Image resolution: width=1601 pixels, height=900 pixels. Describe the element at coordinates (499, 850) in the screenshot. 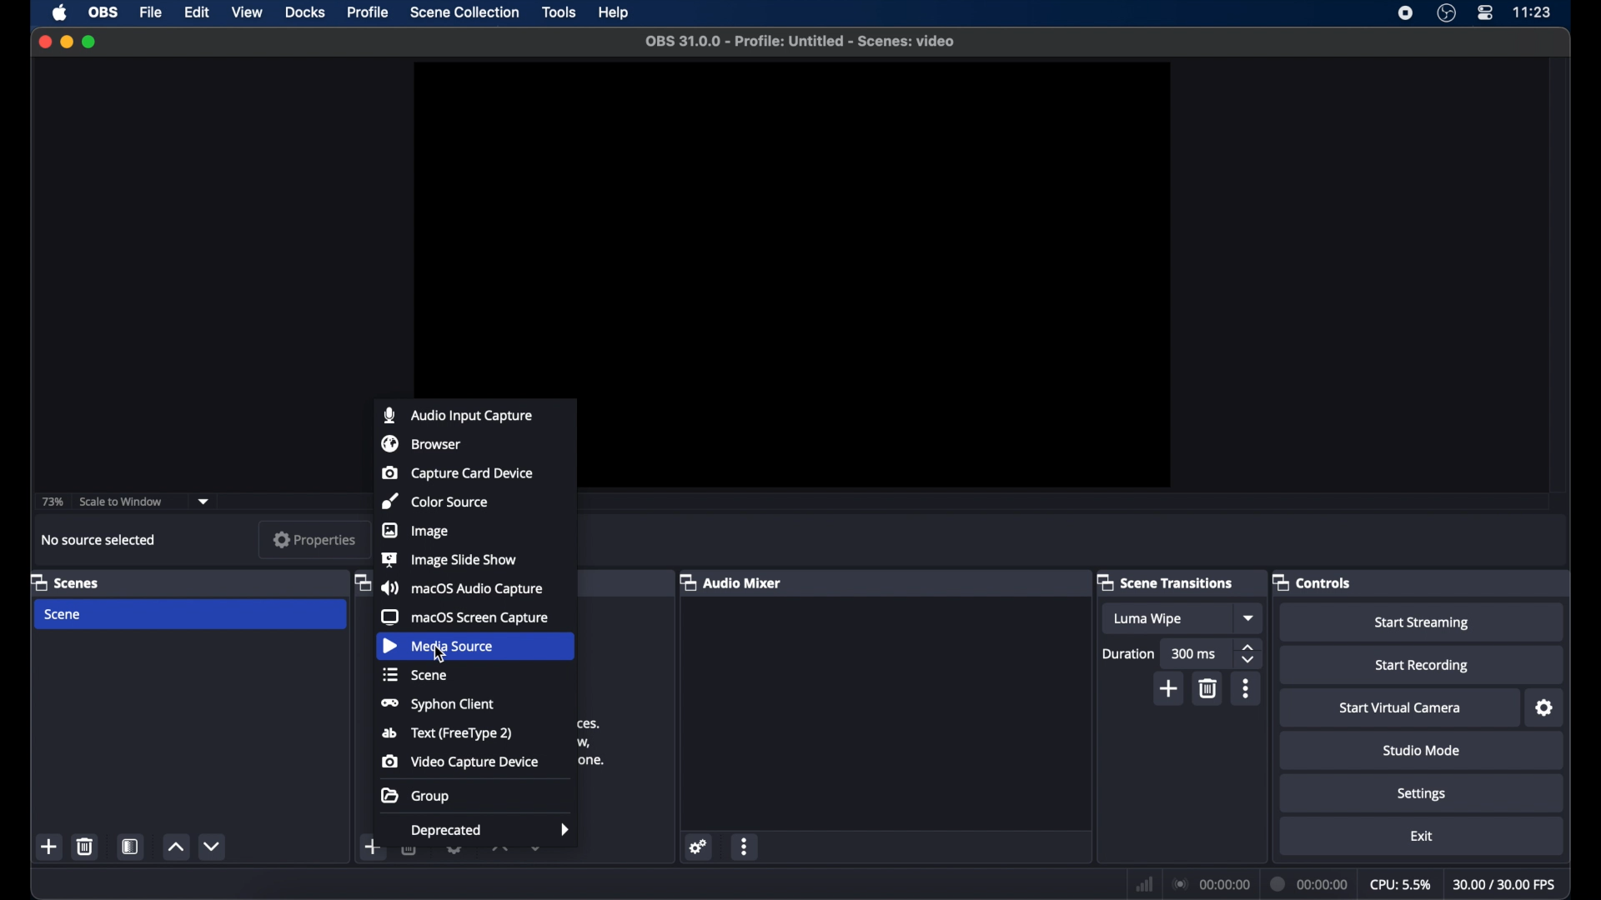

I see `increment` at that location.